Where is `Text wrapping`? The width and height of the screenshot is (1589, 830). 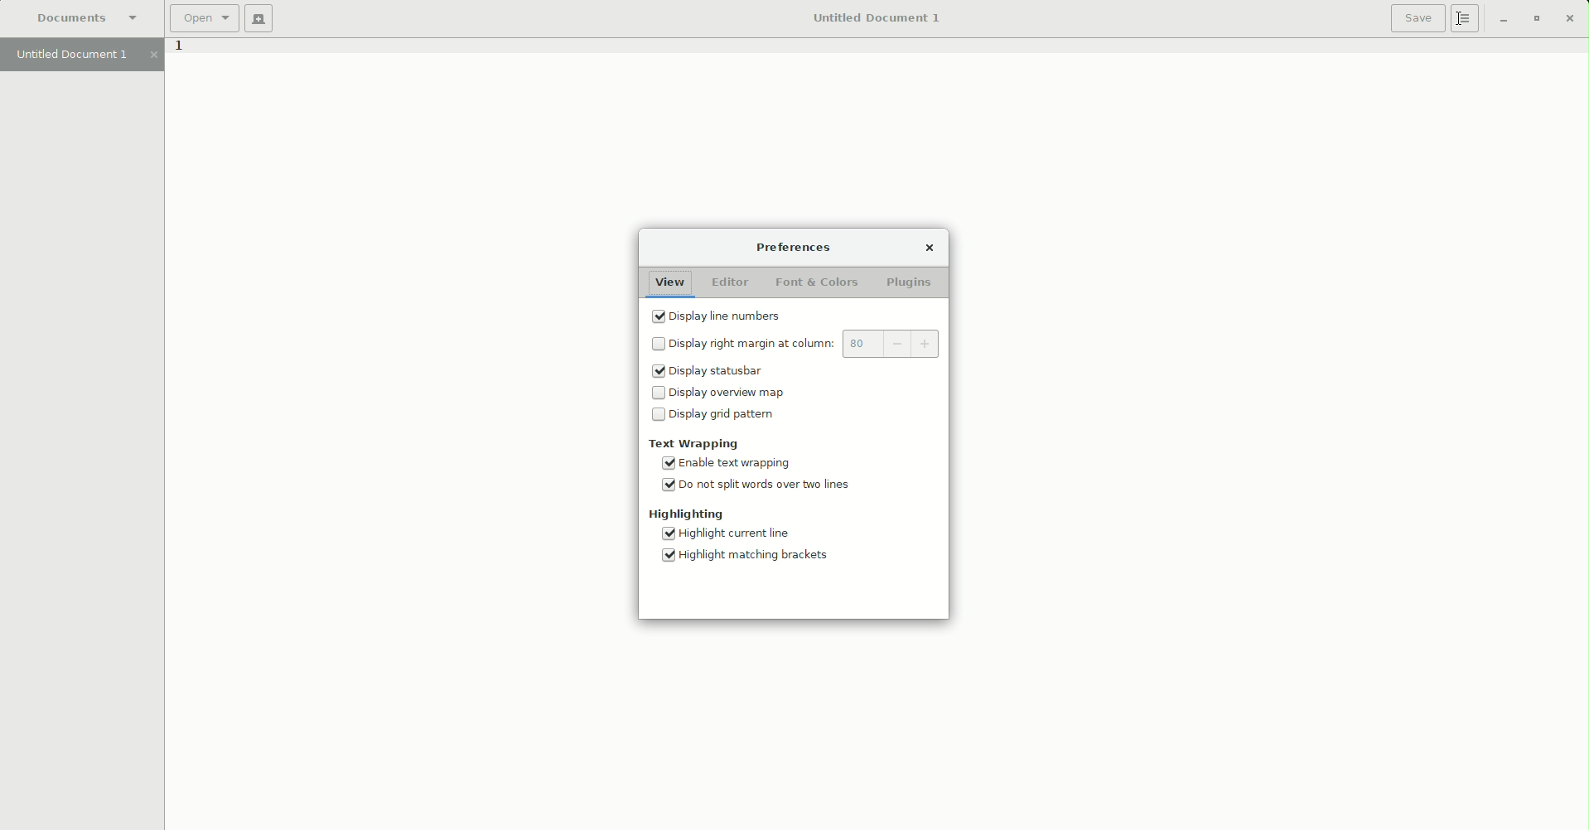 Text wrapping is located at coordinates (692, 442).